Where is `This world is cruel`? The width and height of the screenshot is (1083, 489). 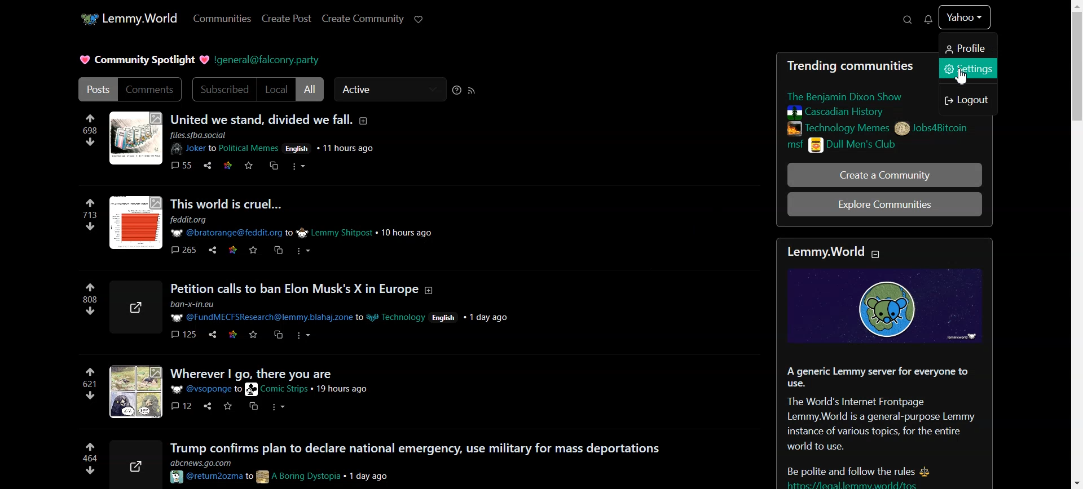 This world is cruel is located at coordinates (223, 205).